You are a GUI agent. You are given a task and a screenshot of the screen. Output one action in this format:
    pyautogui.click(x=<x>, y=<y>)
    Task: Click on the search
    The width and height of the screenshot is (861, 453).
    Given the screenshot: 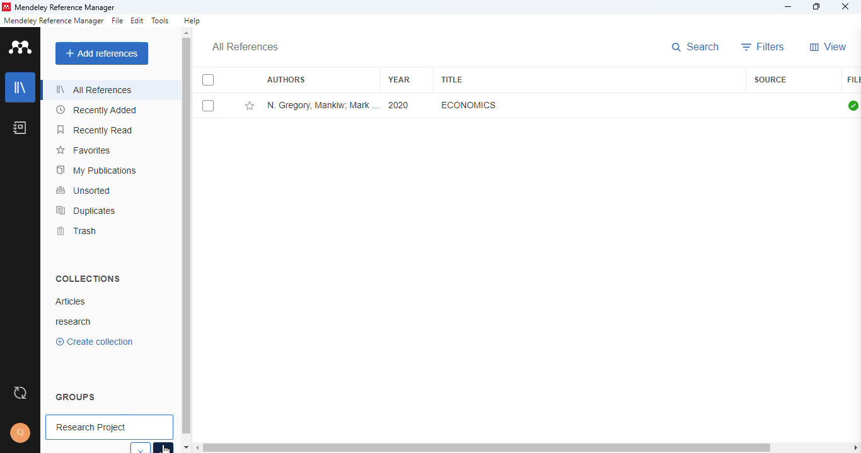 What is the action you would take?
    pyautogui.click(x=695, y=47)
    